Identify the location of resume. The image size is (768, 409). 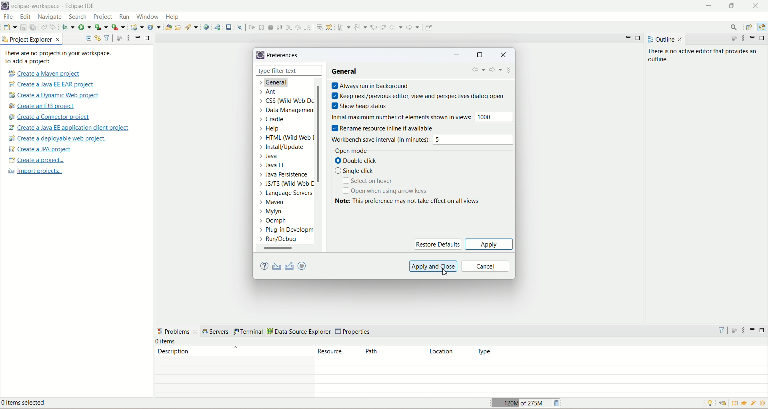
(251, 27).